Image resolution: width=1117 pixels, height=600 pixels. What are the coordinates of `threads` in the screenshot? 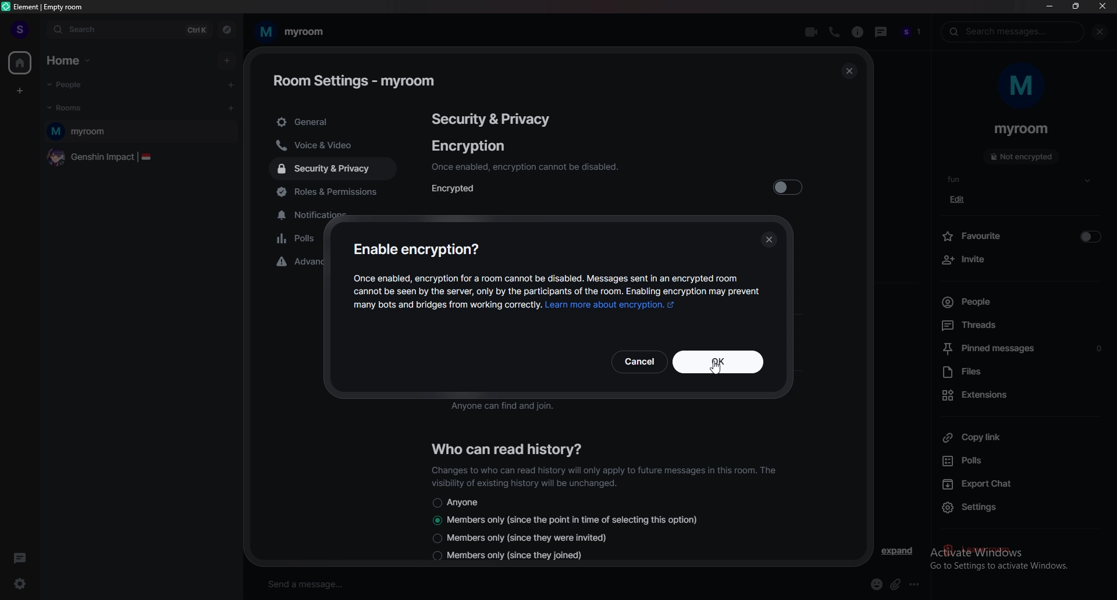 It's located at (1020, 325).